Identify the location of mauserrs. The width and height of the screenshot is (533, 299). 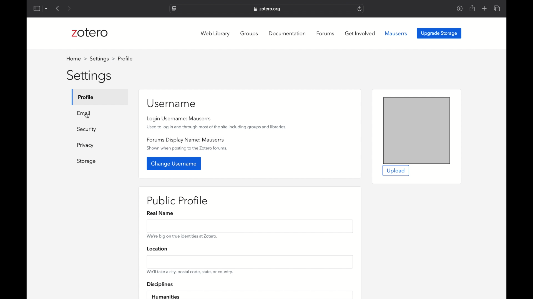
(396, 33).